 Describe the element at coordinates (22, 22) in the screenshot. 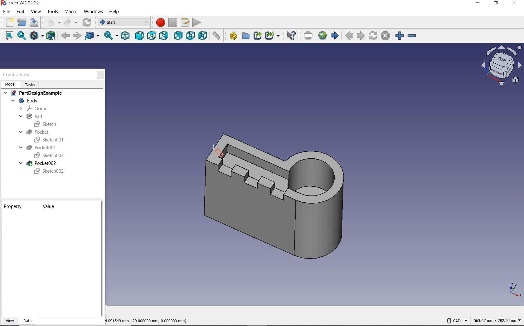

I see `open` at that location.